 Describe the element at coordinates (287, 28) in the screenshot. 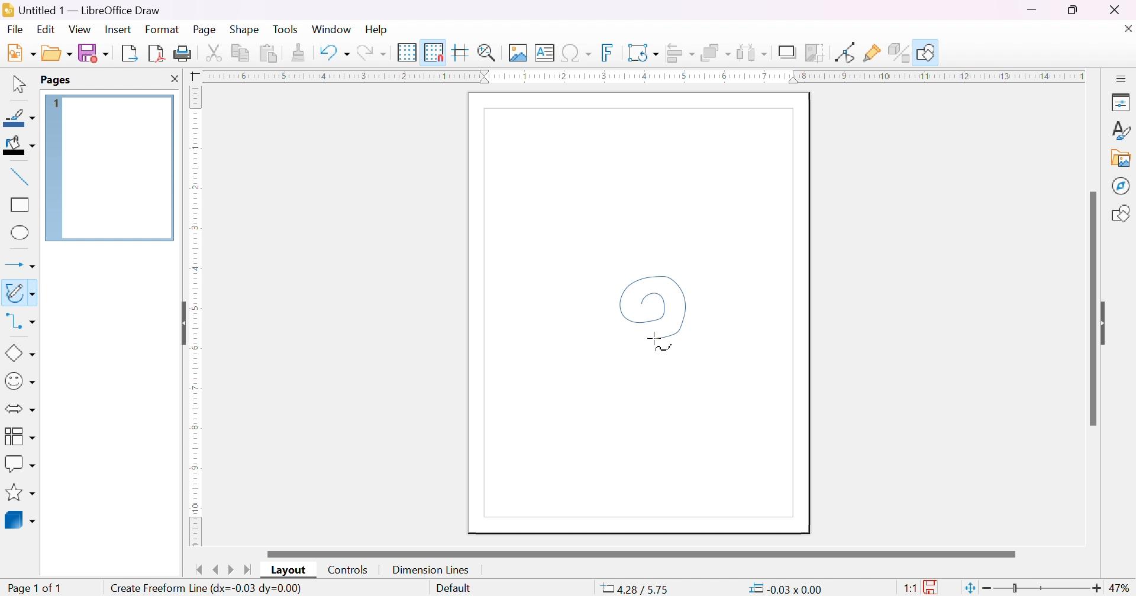

I see `tools` at that location.